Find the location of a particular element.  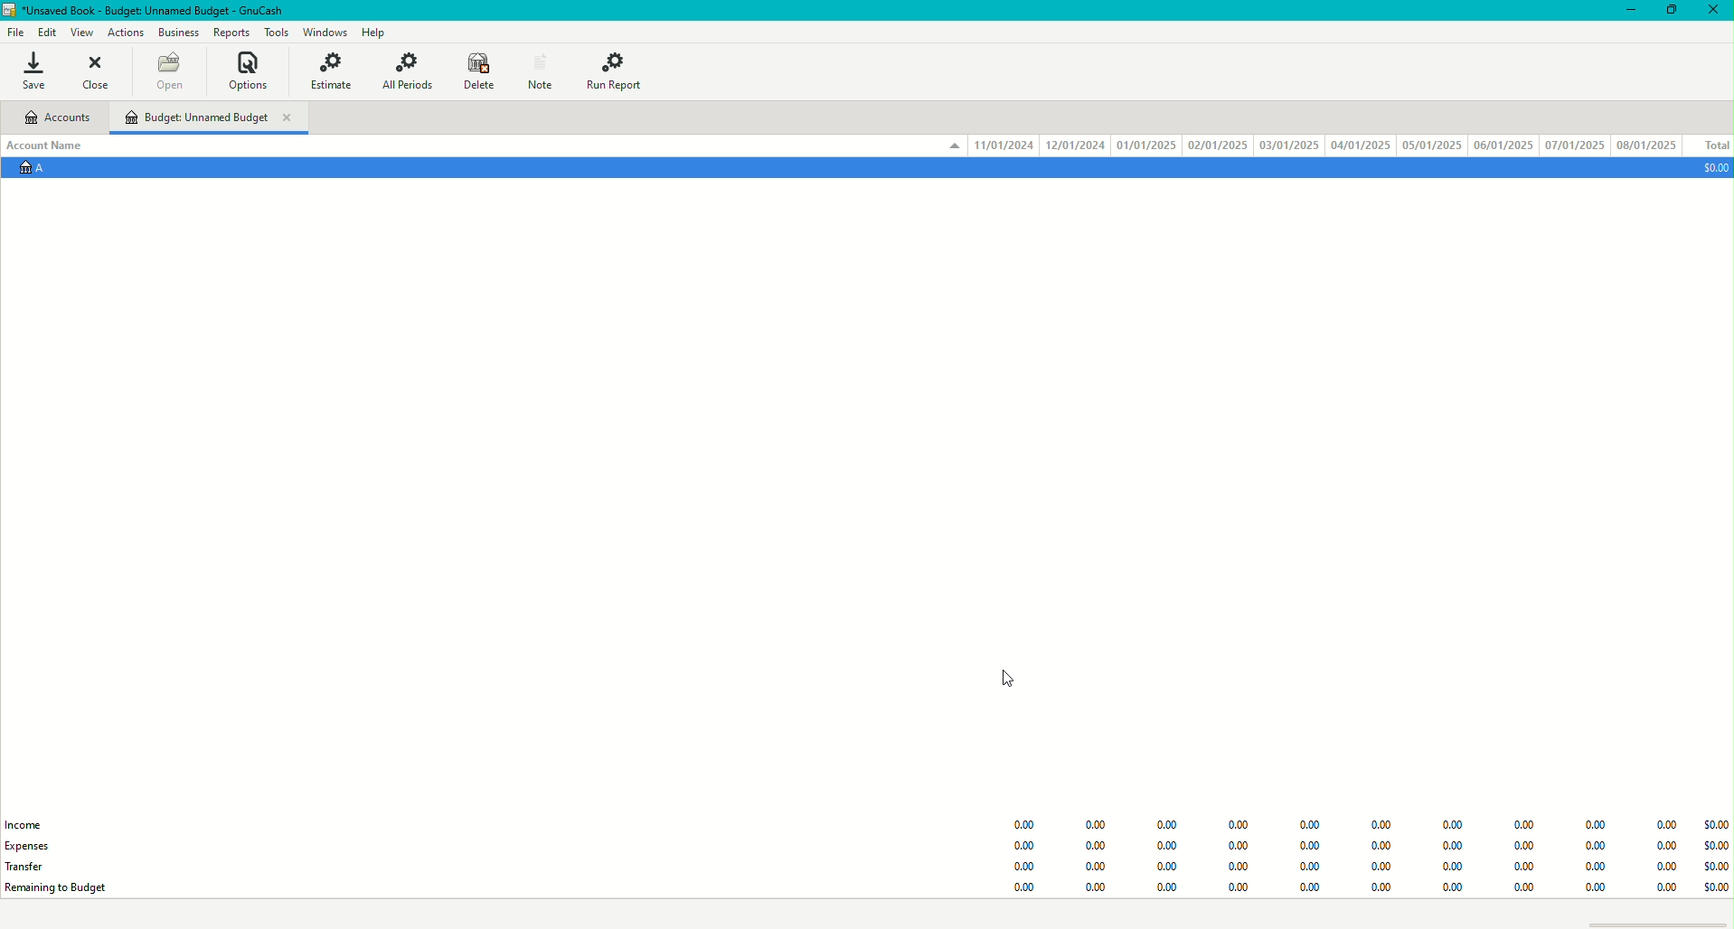

Minimize is located at coordinates (1628, 14).